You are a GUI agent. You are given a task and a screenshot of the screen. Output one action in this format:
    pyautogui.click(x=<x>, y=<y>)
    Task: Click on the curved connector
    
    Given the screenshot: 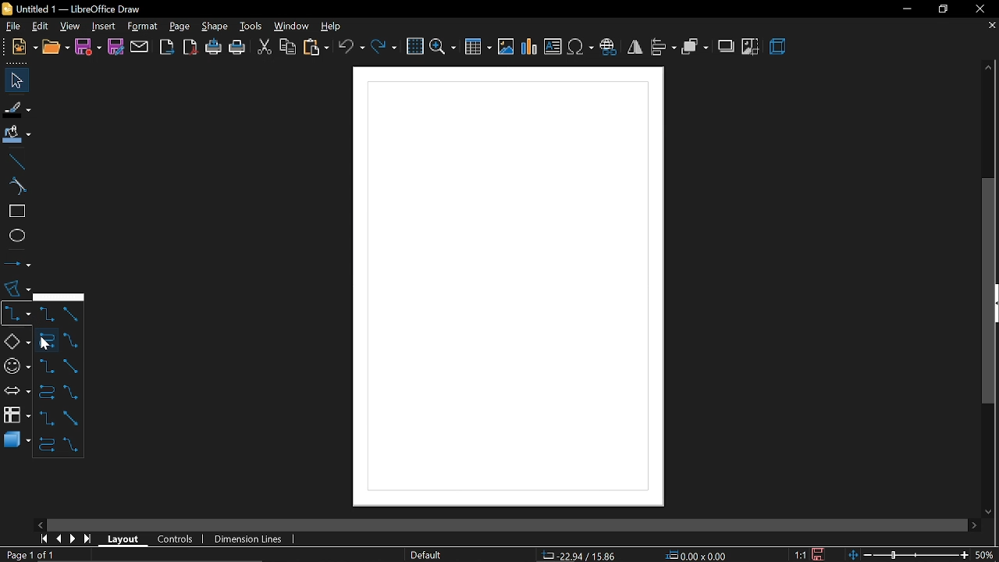 What is the action you would take?
    pyautogui.click(x=45, y=340)
    